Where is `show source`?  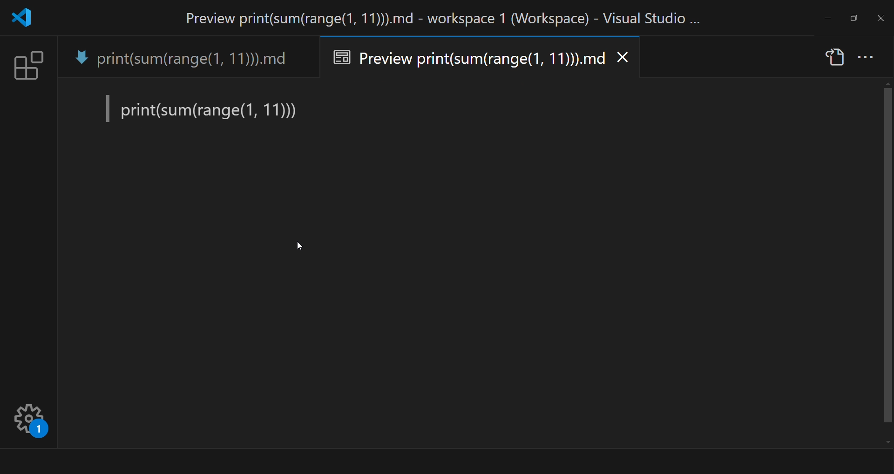
show source is located at coordinates (834, 59).